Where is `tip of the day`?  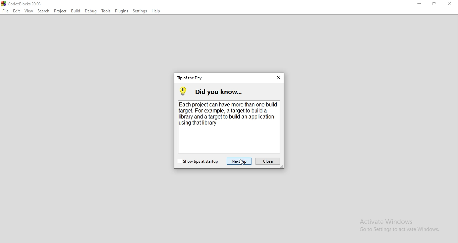 tip of the day is located at coordinates (189, 78).